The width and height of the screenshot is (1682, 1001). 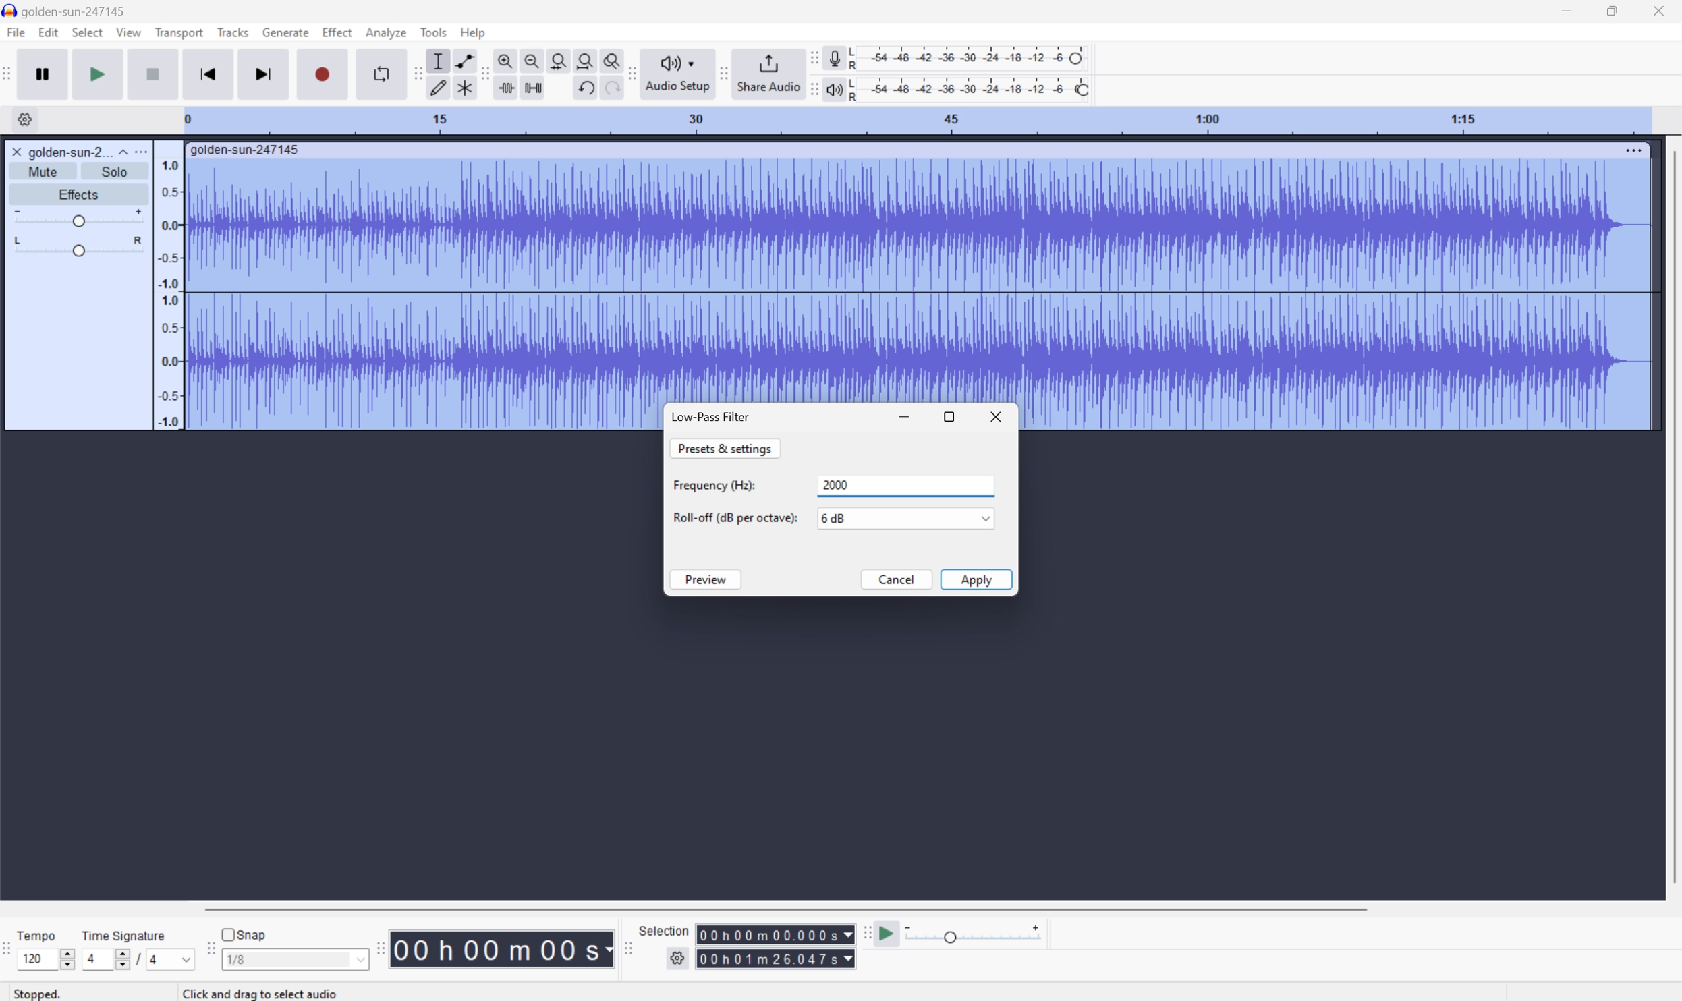 I want to click on Scale, so click(x=915, y=119).